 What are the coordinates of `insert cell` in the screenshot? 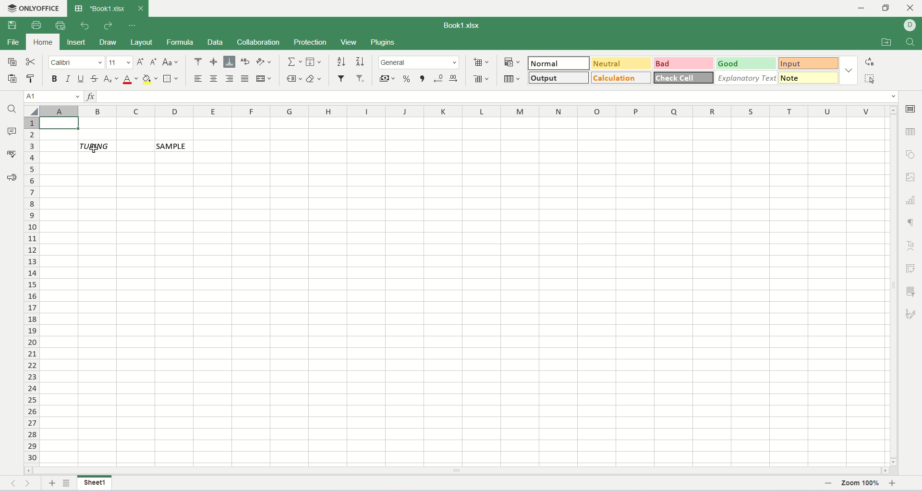 It's located at (480, 62).